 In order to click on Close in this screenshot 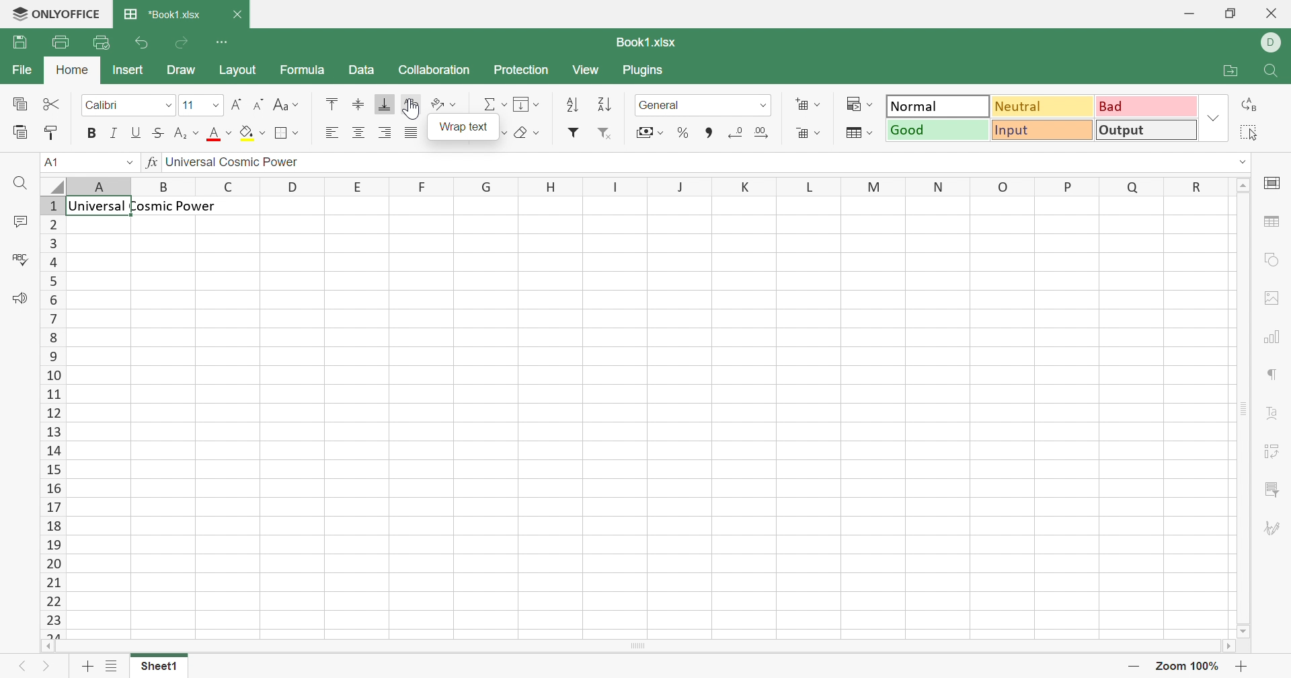, I will do `click(1269, 15)`.